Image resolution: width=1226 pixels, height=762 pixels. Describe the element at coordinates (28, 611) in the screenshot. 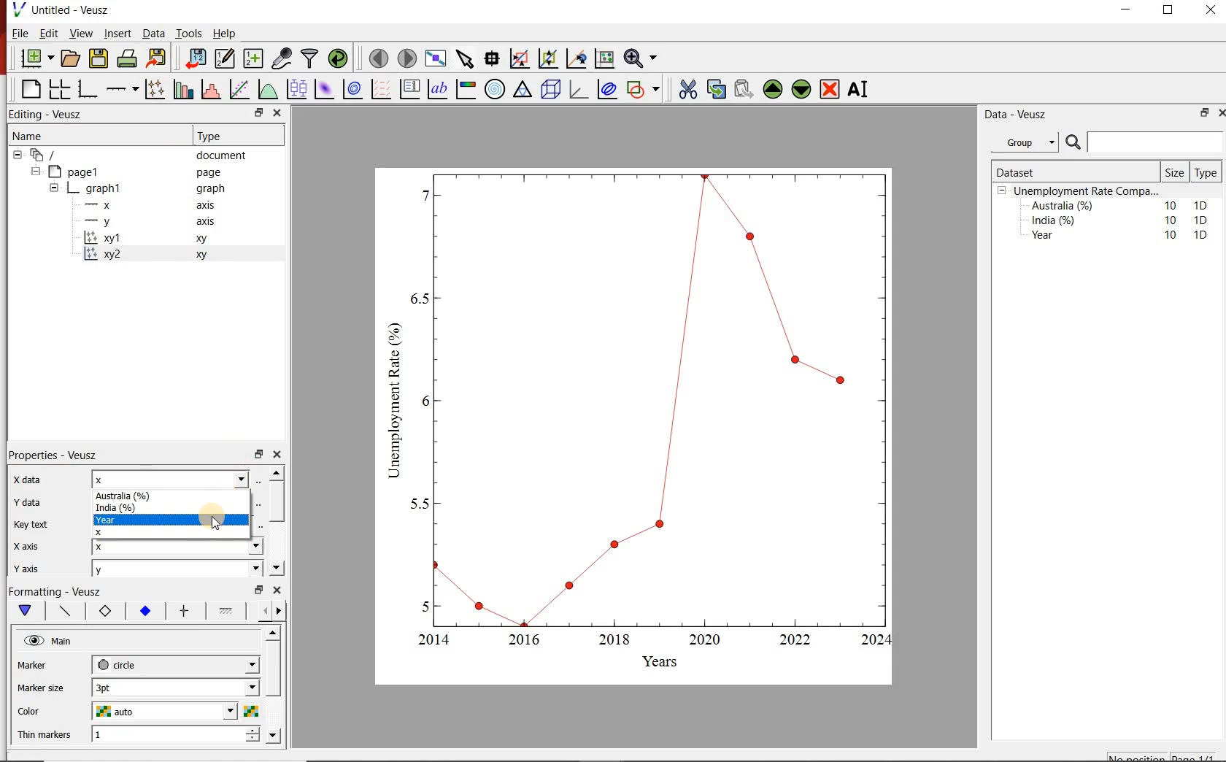

I see `main` at that location.